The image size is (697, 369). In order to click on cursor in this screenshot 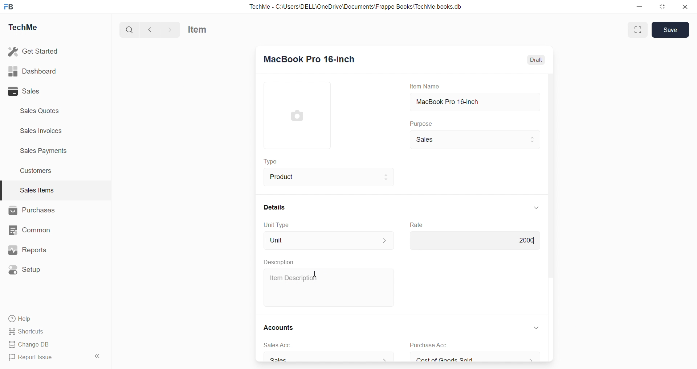, I will do `click(313, 274)`.